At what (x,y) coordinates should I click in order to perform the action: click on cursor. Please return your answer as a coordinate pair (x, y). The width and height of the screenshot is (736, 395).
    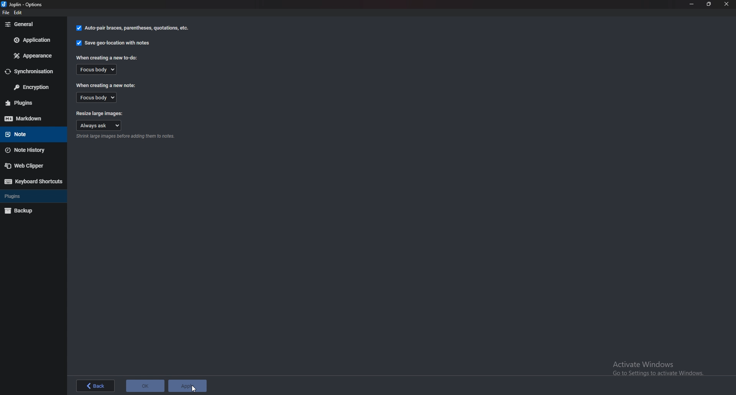
    Looking at the image, I should click on (192, 390).